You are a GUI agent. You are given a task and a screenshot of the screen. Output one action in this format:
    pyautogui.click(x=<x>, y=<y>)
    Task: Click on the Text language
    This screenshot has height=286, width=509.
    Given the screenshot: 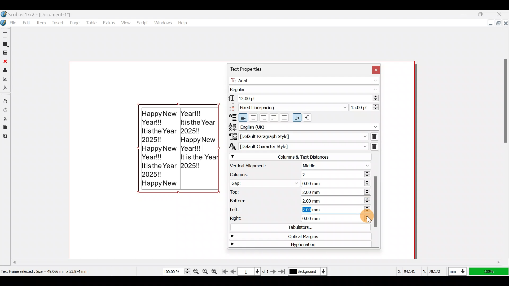 What is the action you would take?
    pyautogui.click(x=303, y=126)
    